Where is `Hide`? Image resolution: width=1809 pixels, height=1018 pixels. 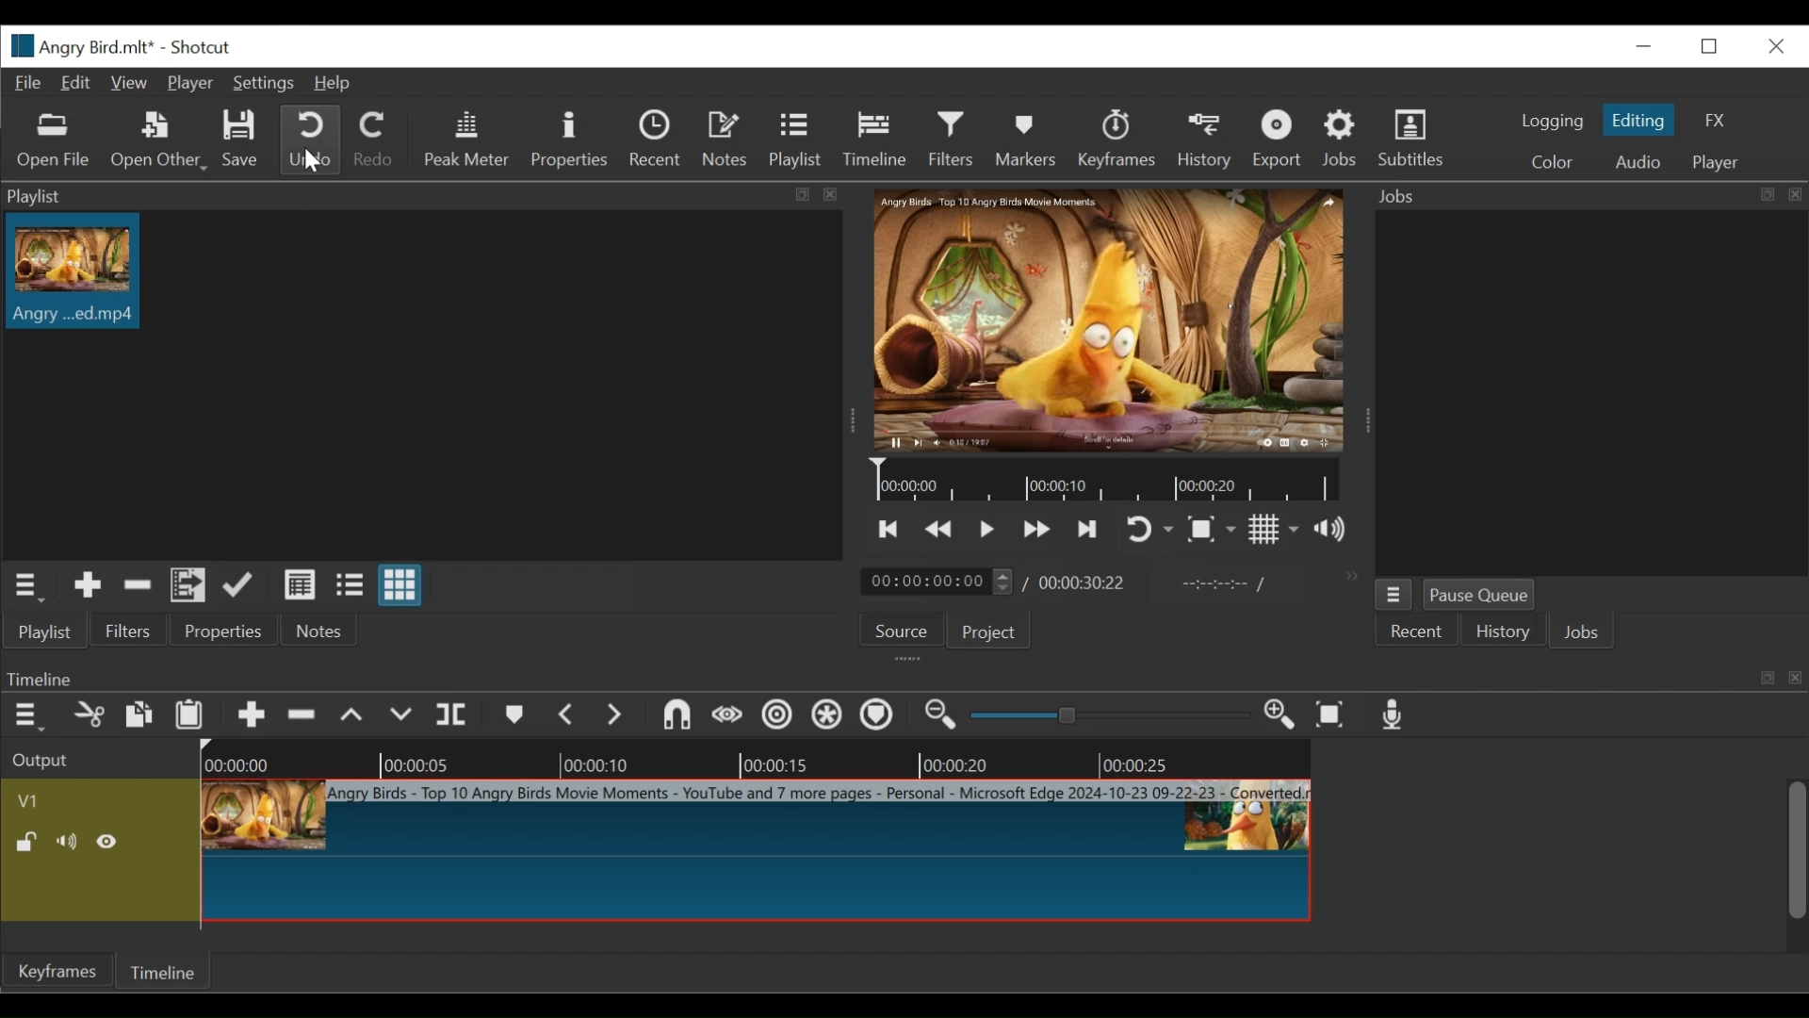
Hide is located at coordinates (106, 838).